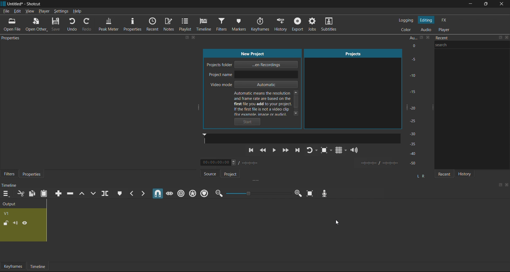  What do you see at coordinates (249, 122) in the screenshot?
I see `Start` at bounding box center [249, 122].